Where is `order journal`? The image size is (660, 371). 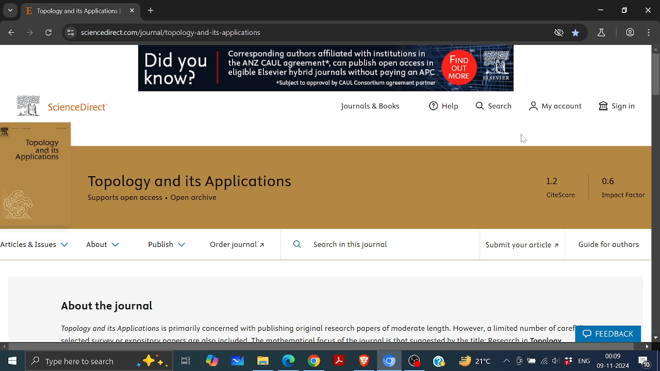 order journal is located at coordinates (242, 246).